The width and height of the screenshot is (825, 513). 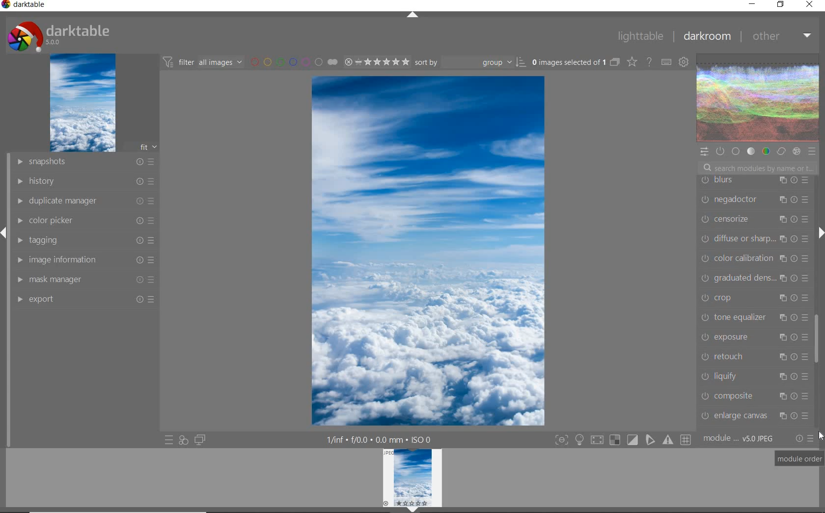 I want to click on censorize, so click(x=754, y=220).